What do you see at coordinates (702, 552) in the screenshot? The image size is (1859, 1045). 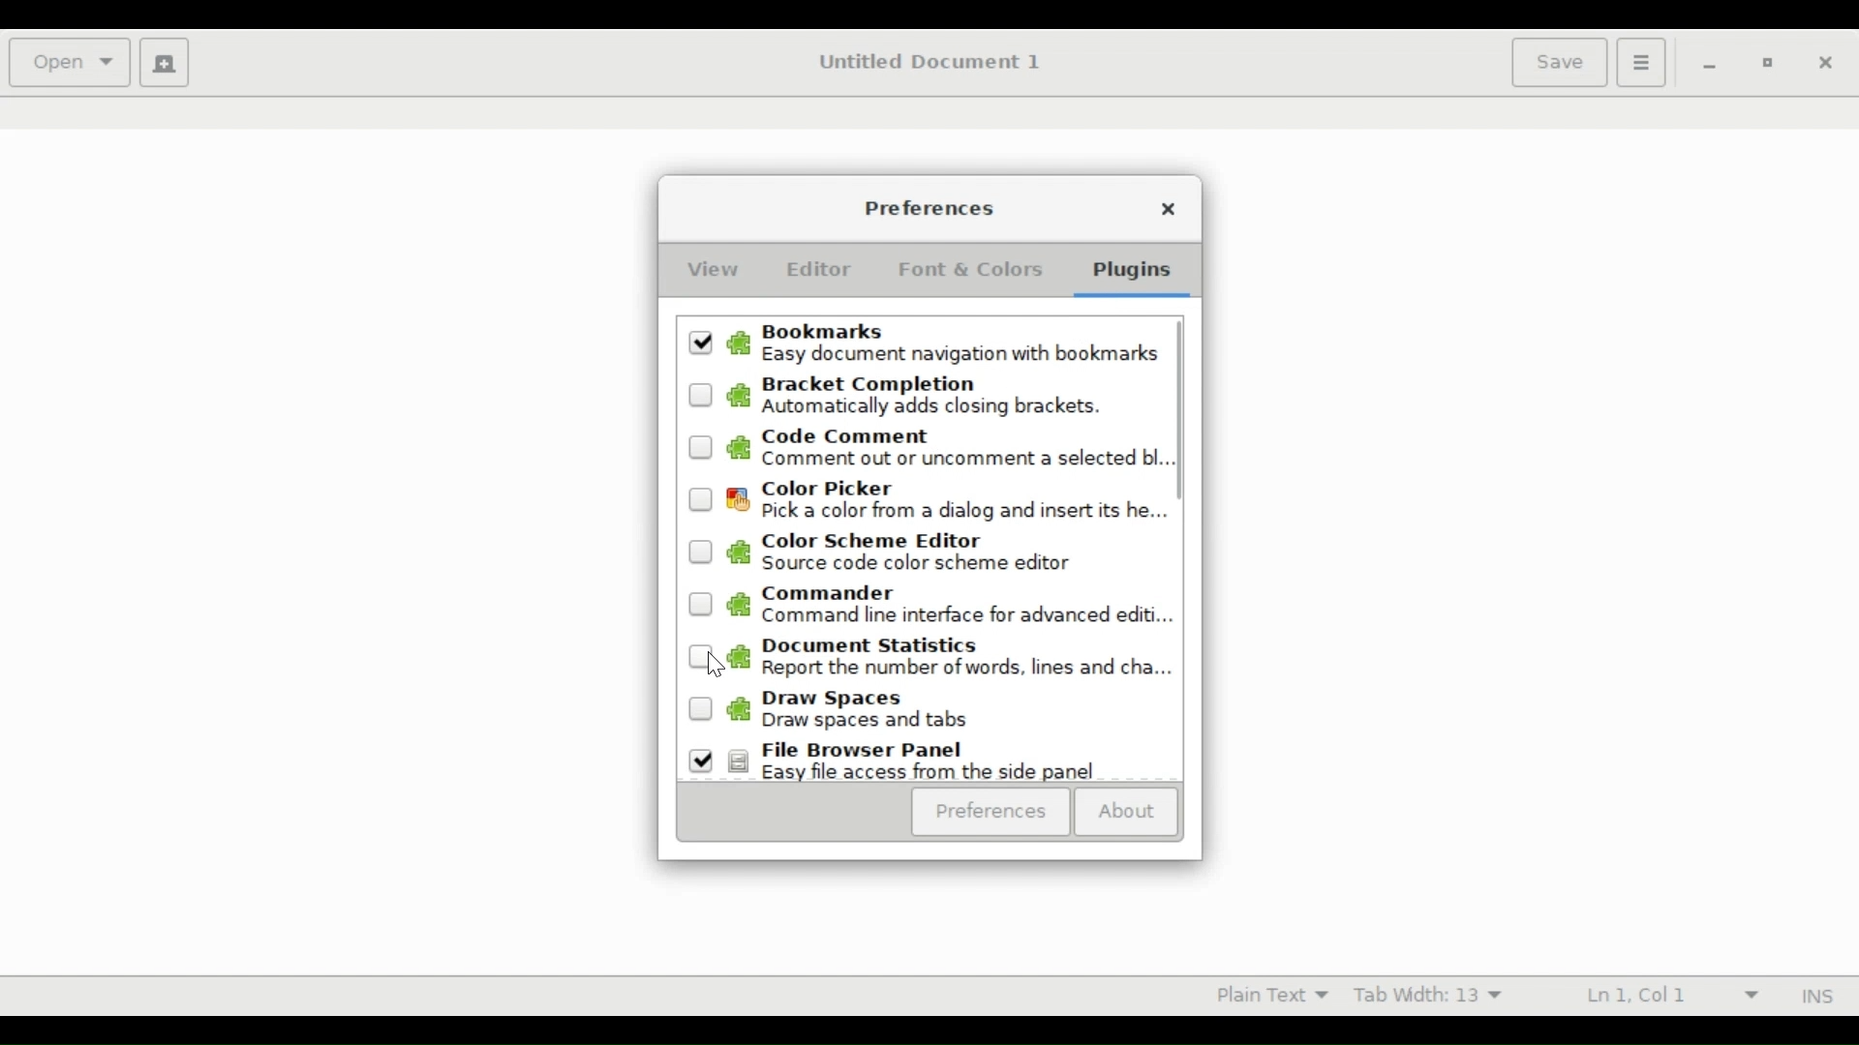 I see `Unselected` at bounding box center [702, 552].